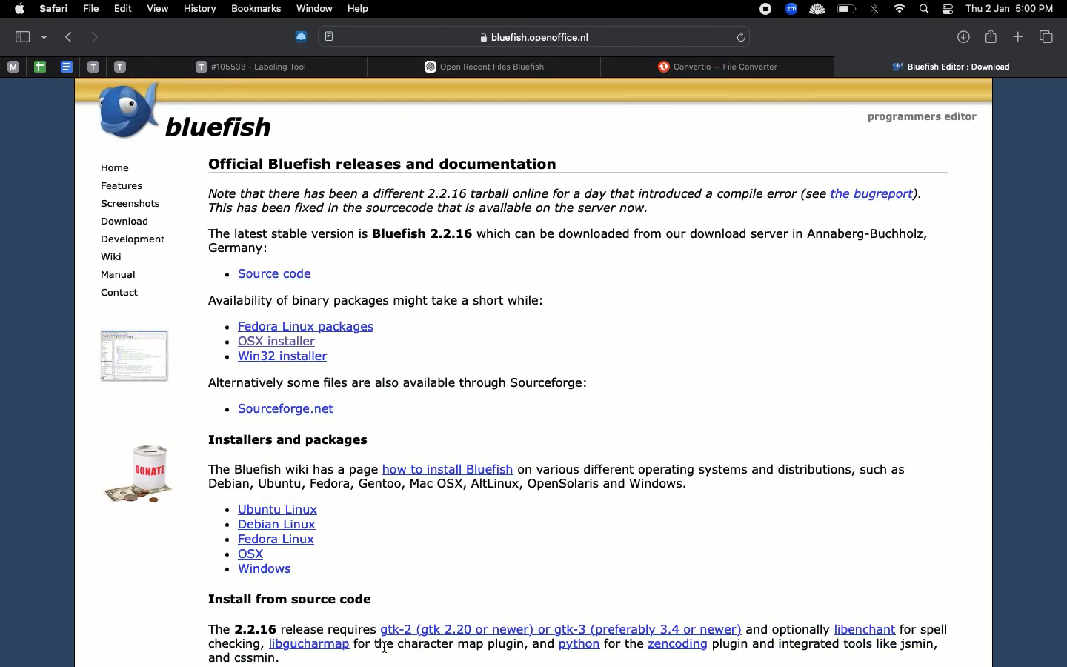  Describe the element at coordinates (125, 222) in the screenshot. I see `download` at that location.